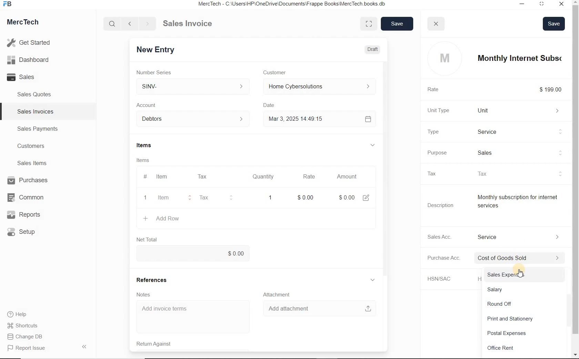 The height and width of the screenshot is (359, 579). What do you see at coordinates (196, 119) in the screenshot?
I see `Account dropdown` at bounding box center [196, 119].